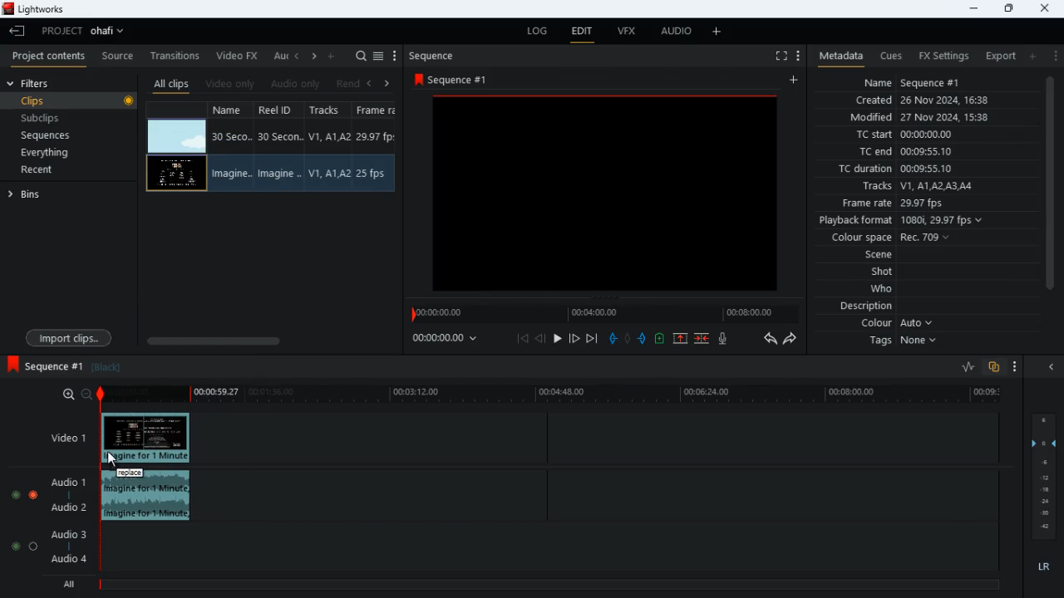 The image size is (1064, 598). I want to click on preview , so click(603, 191).